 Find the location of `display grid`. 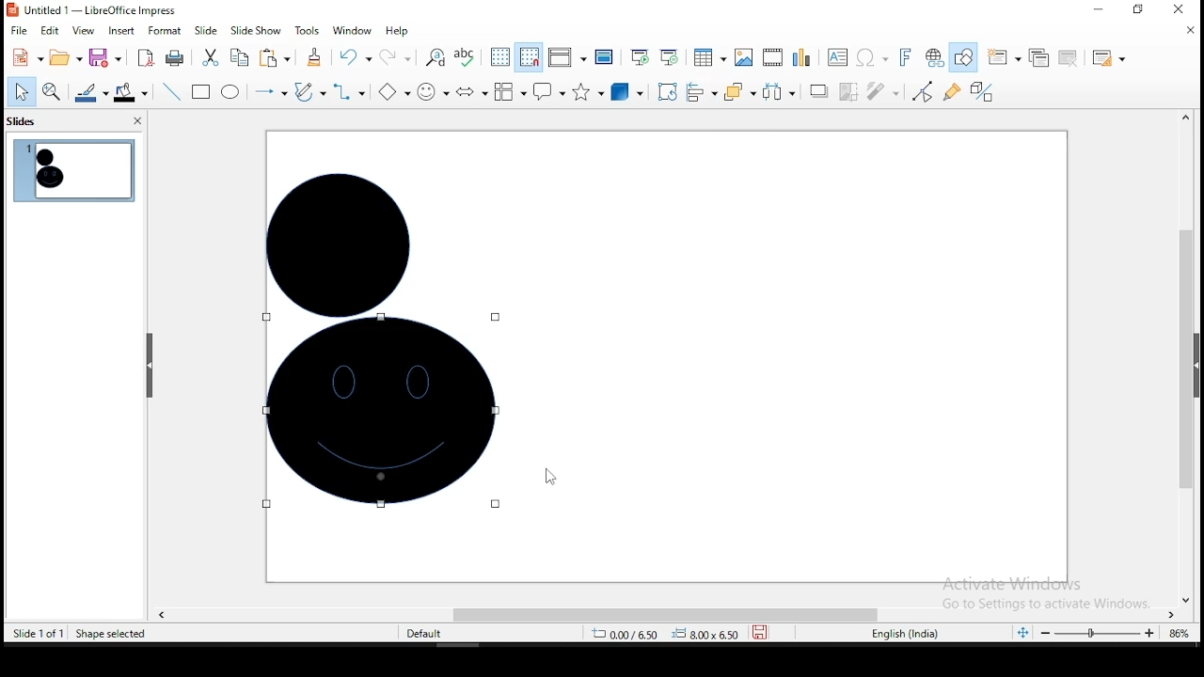

display grid is located at coordinates (500, 58).